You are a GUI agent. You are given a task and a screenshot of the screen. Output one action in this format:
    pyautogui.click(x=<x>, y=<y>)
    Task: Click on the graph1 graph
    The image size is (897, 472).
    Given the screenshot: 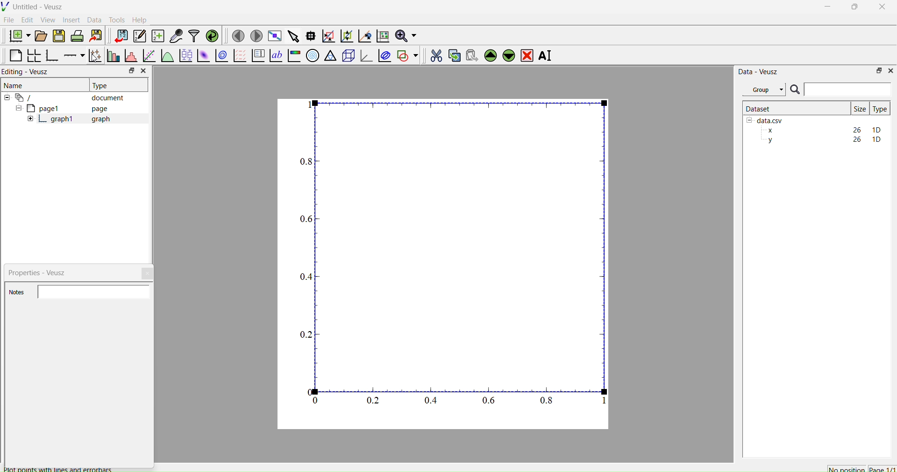 What is the action you would take?
    pyautogui.click(x=69, y=119)
    